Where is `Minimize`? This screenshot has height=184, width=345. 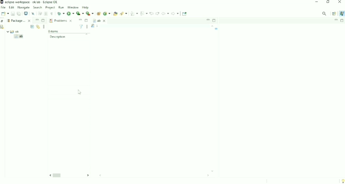 Minimize is located at coordinates (80, 20).